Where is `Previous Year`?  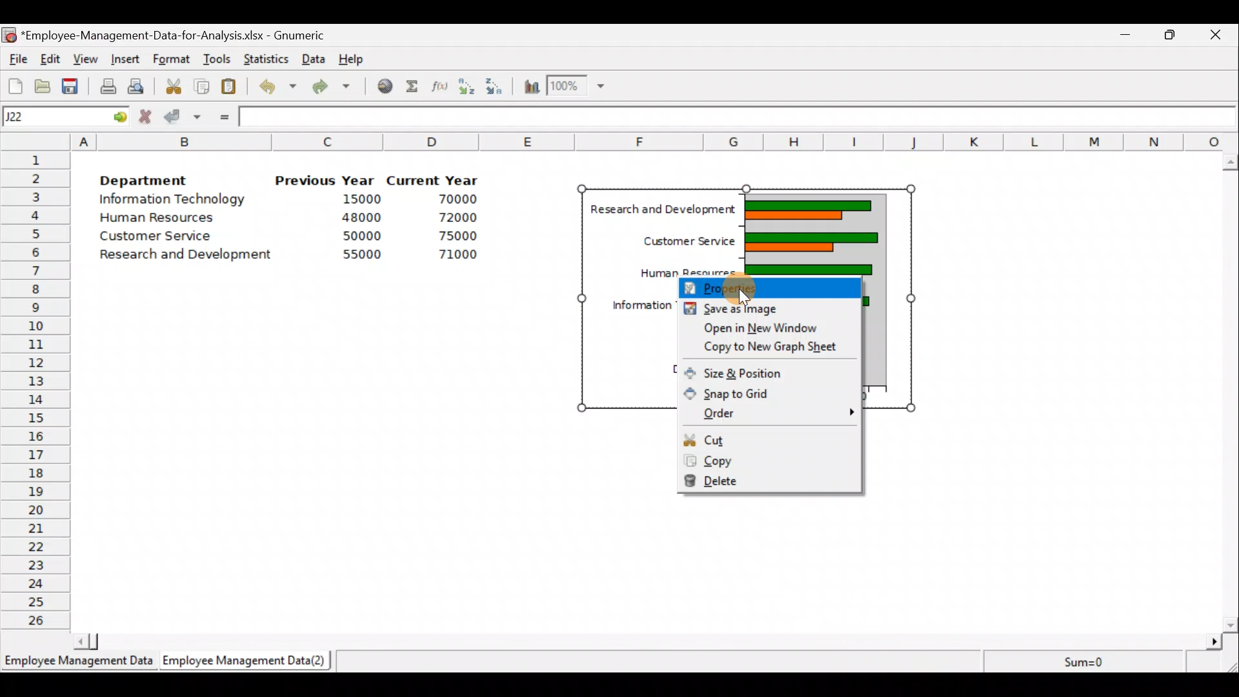 Previous Year is located at coordinates (326, 179).